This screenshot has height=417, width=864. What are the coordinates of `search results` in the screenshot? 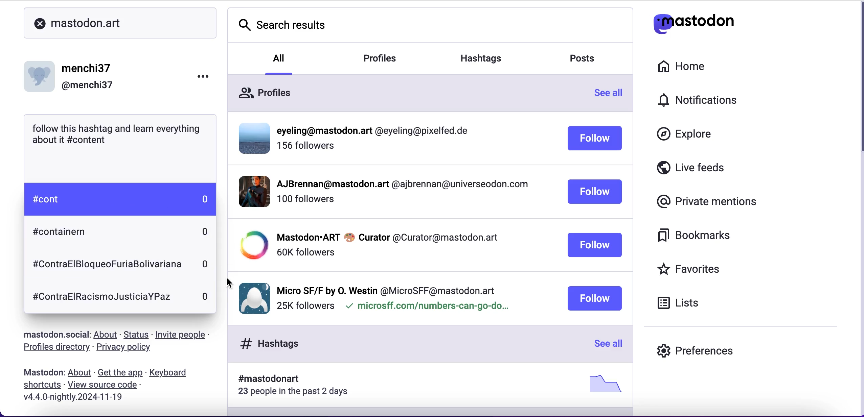 It's located at (285, 29).